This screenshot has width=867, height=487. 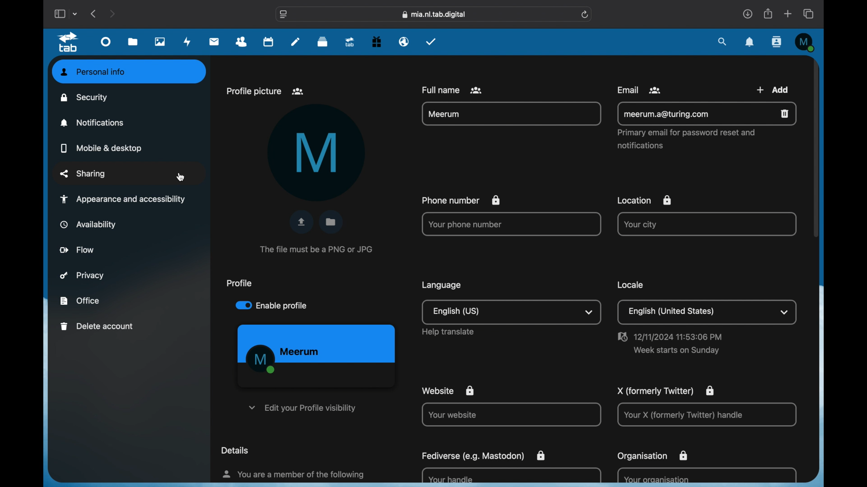 What do you see at coordinates (181, 177) in the screenshot?
I see `cursor` at bounding box center [181, 177].